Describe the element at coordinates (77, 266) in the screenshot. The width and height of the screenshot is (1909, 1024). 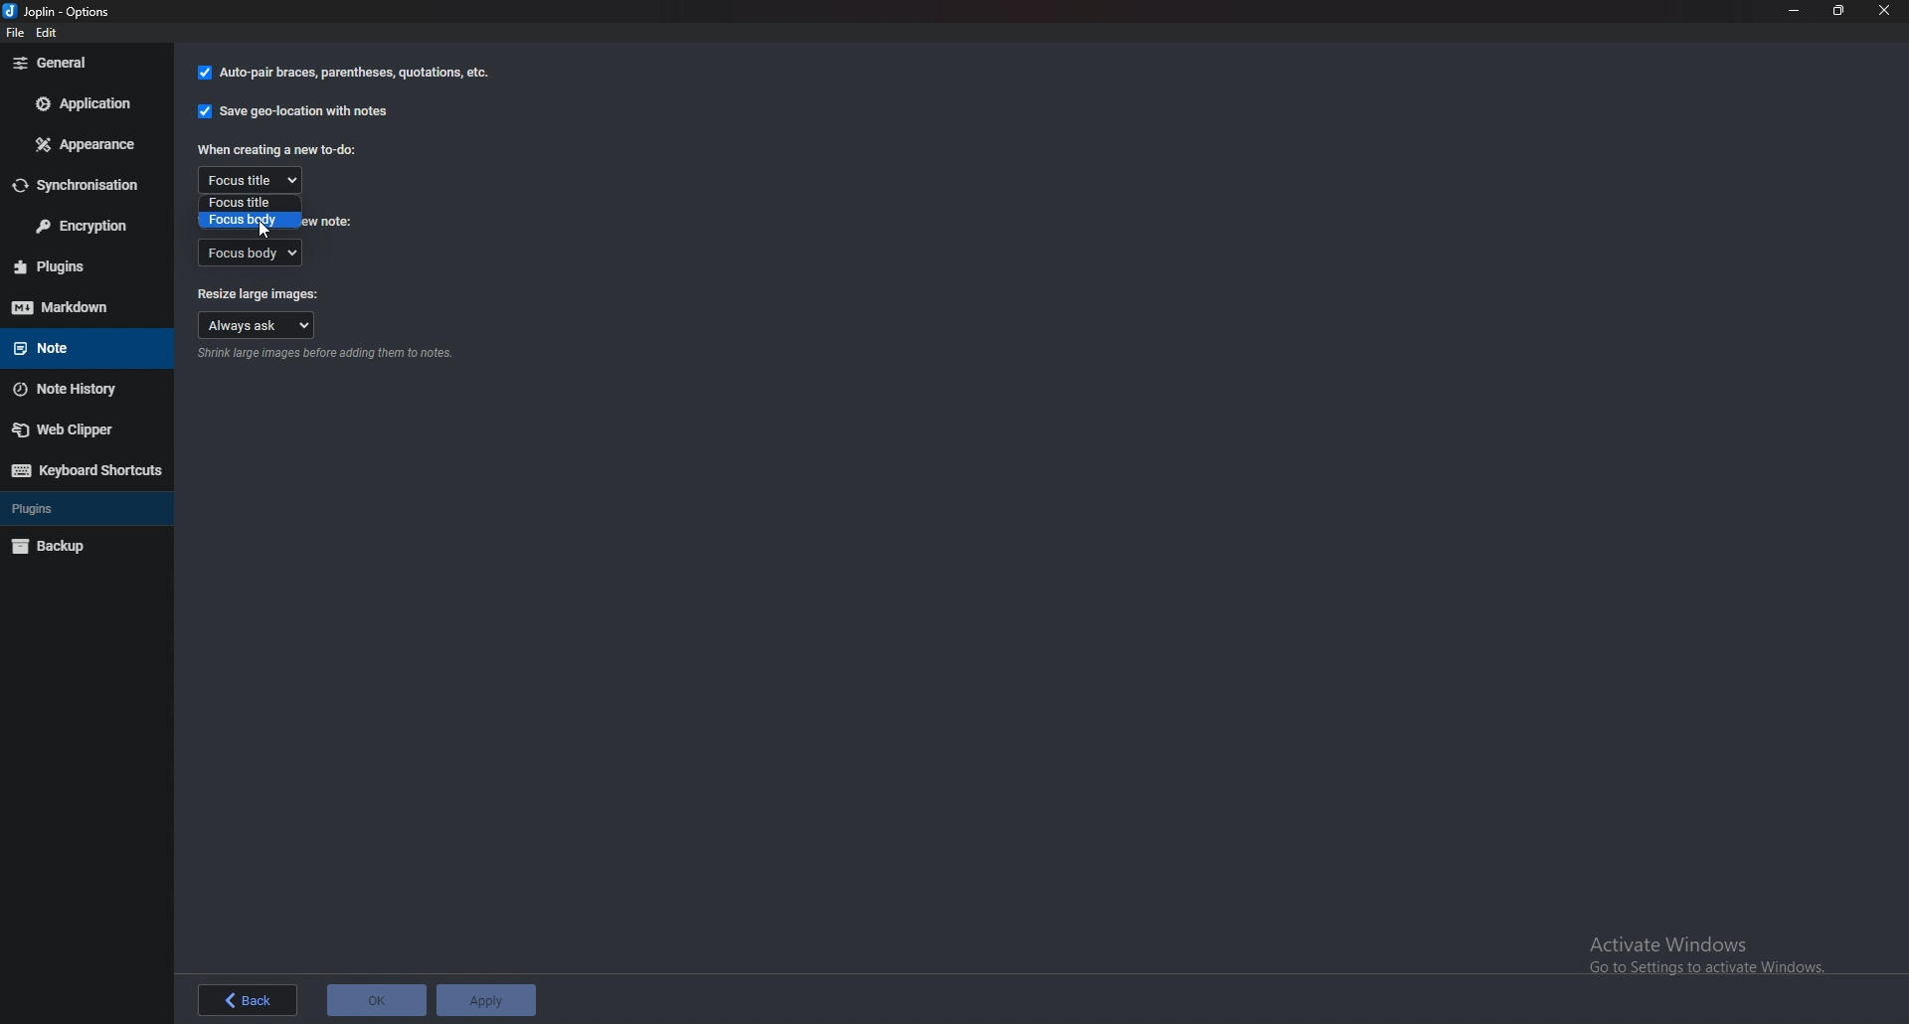
I see `Plugins` at that location.